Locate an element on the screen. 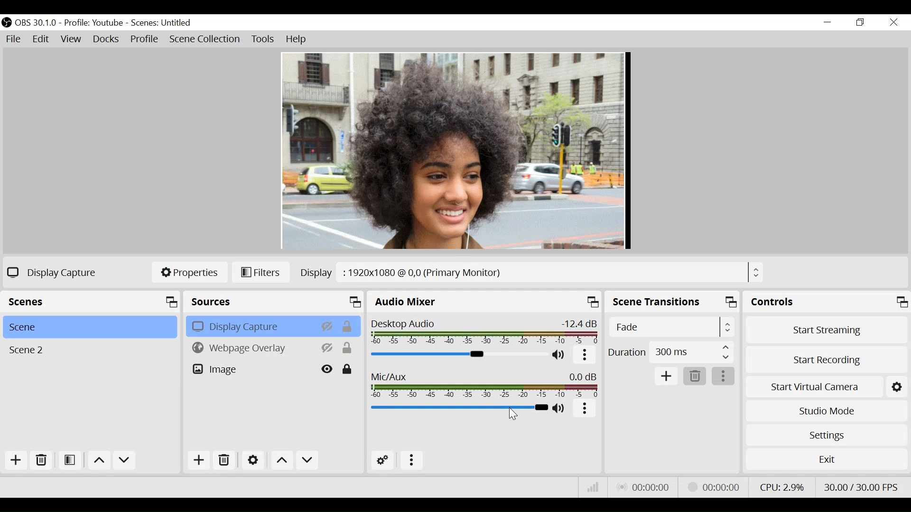 The height and width of the screenshot is (512, 911). (un)lock is located at coordinates (349, 326).